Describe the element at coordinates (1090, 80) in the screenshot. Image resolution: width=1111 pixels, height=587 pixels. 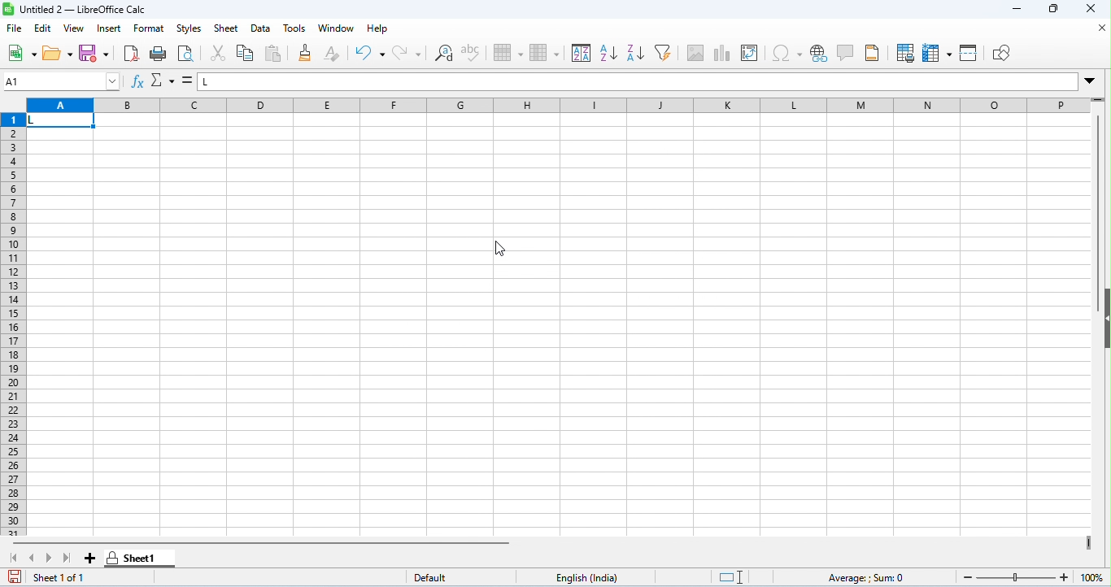
I see `drop down` at that location.